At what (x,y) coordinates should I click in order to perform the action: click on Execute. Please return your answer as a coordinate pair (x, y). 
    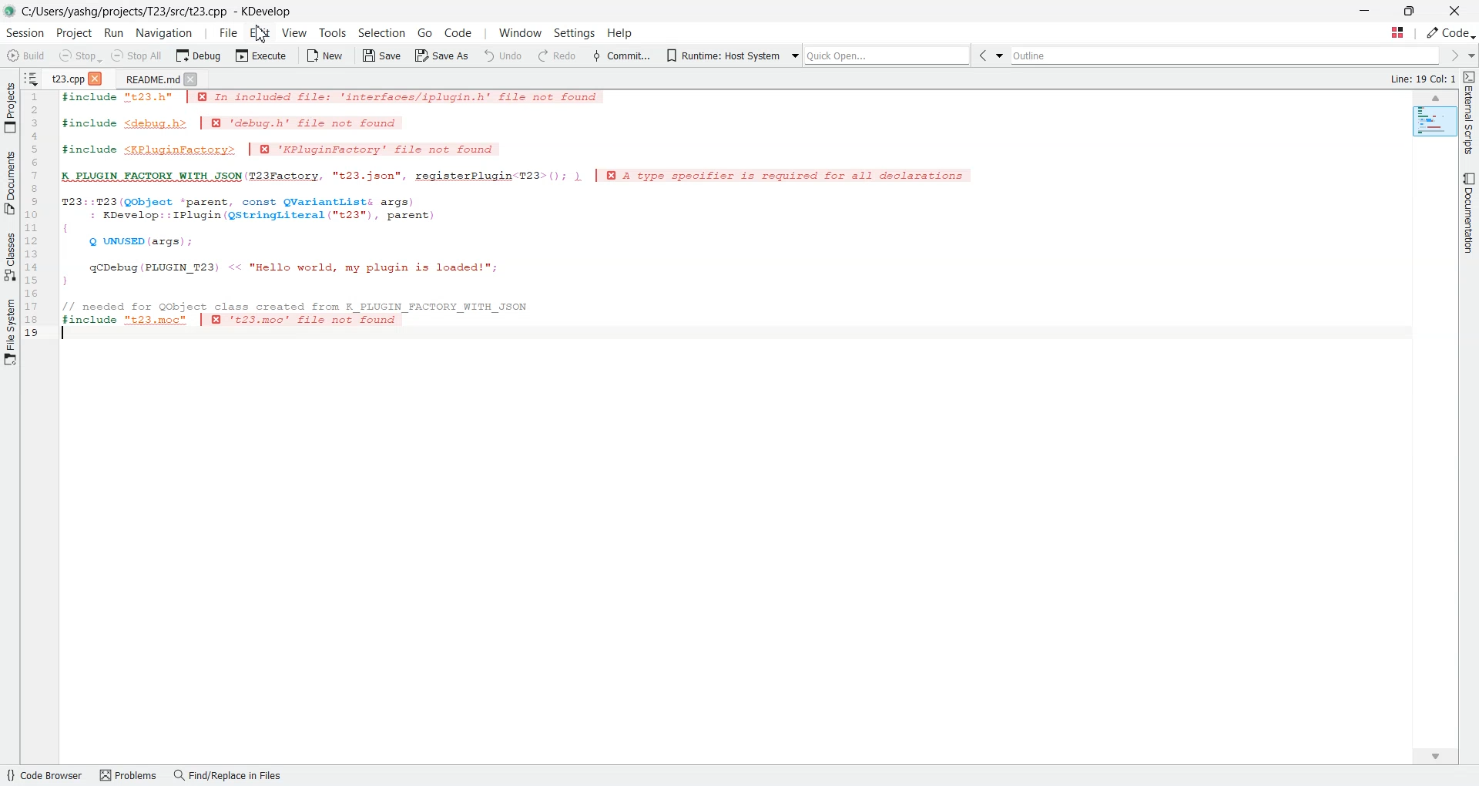
    Looking at the image, I should click on (261, 55).